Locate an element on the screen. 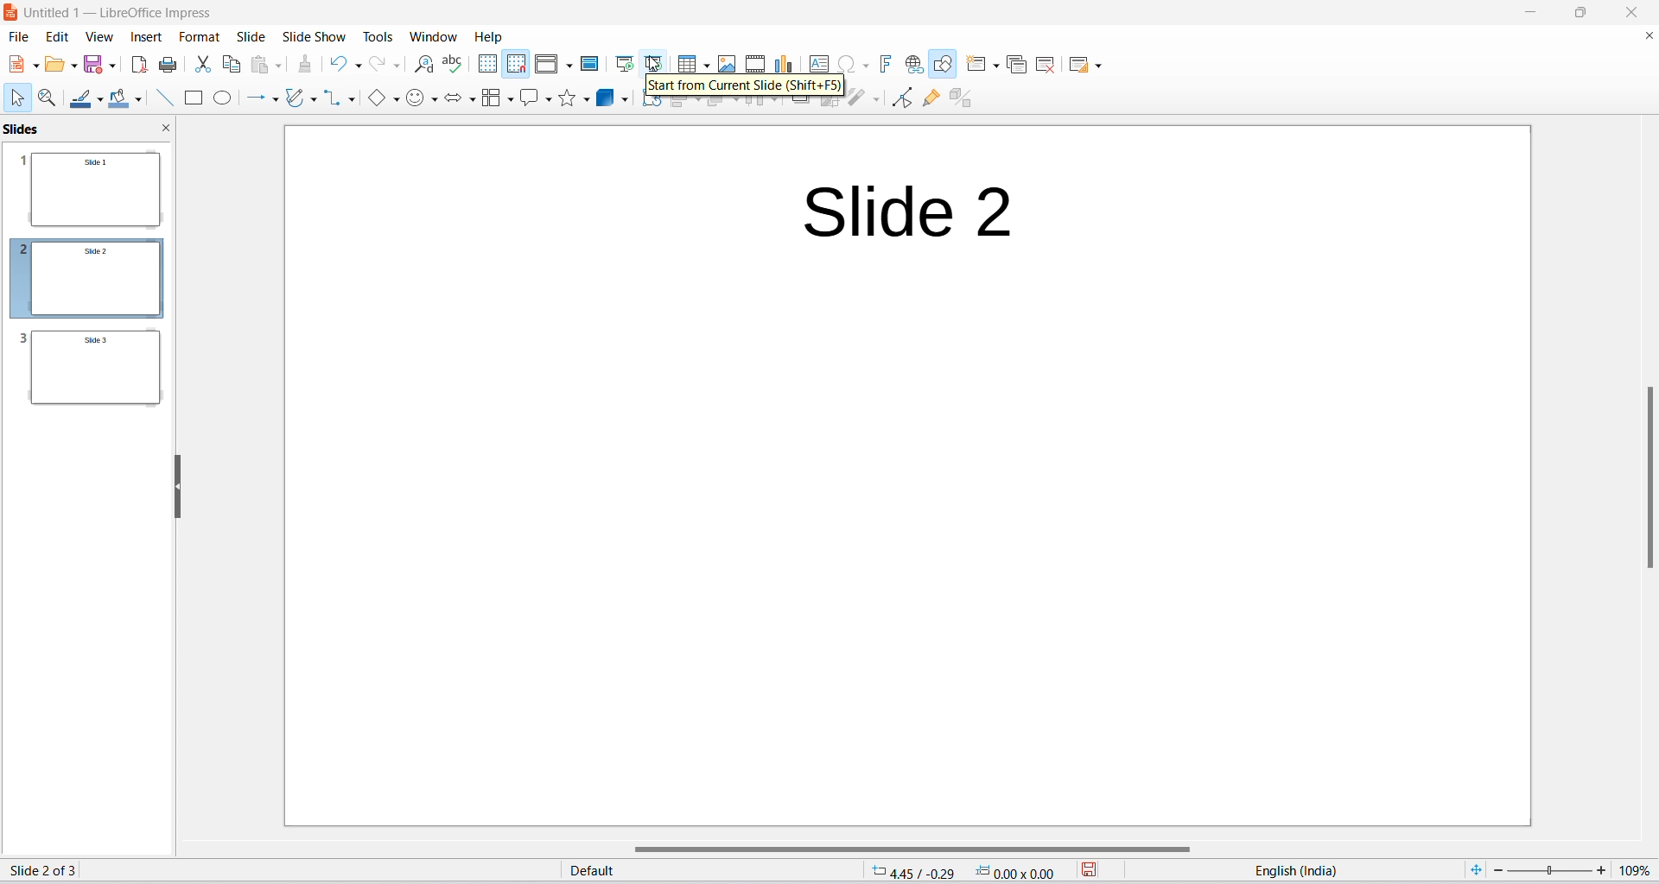 The width and height of the screenshot is (1659, 884). vertical scrollbar is located at coordinates (1642, 481).